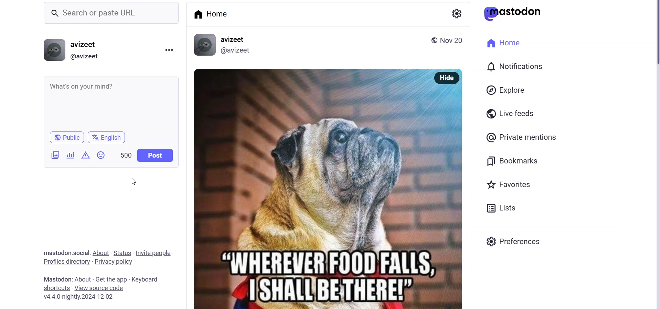  Describe the element at coordinates (54, 156) in the screenshot. I see `add images` at that location.